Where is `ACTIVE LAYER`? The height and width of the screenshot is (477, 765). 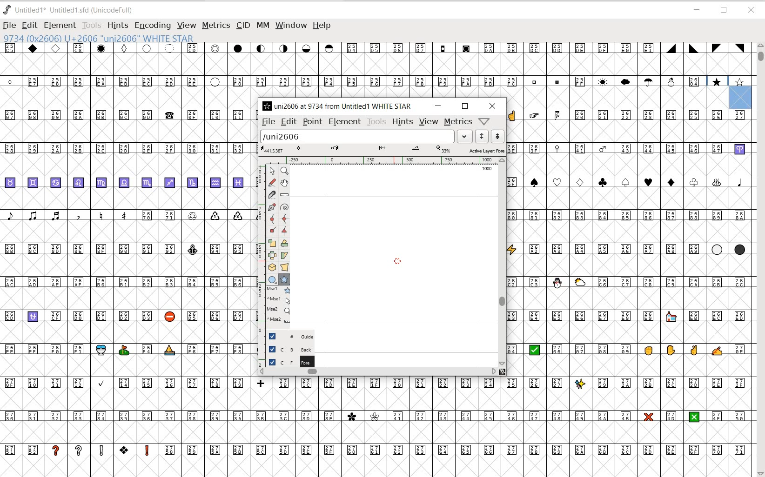
ACTIVE LAYER is located at coordinates (382, 149).